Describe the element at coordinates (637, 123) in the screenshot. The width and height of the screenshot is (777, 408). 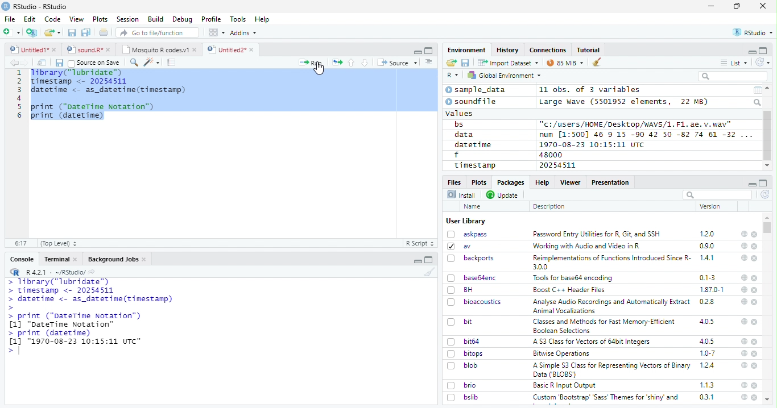
I see `"c:/users/HOME /Desktop/wWAVS/1.F1, ae. v.wav"` at that location.